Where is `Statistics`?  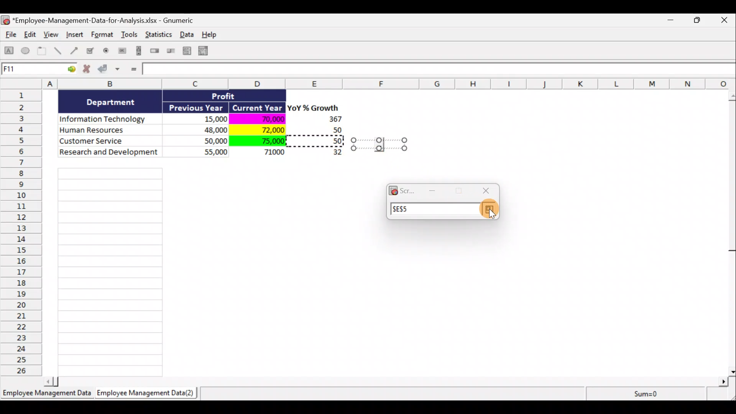
Statistics is located at coordinates (159, 37).